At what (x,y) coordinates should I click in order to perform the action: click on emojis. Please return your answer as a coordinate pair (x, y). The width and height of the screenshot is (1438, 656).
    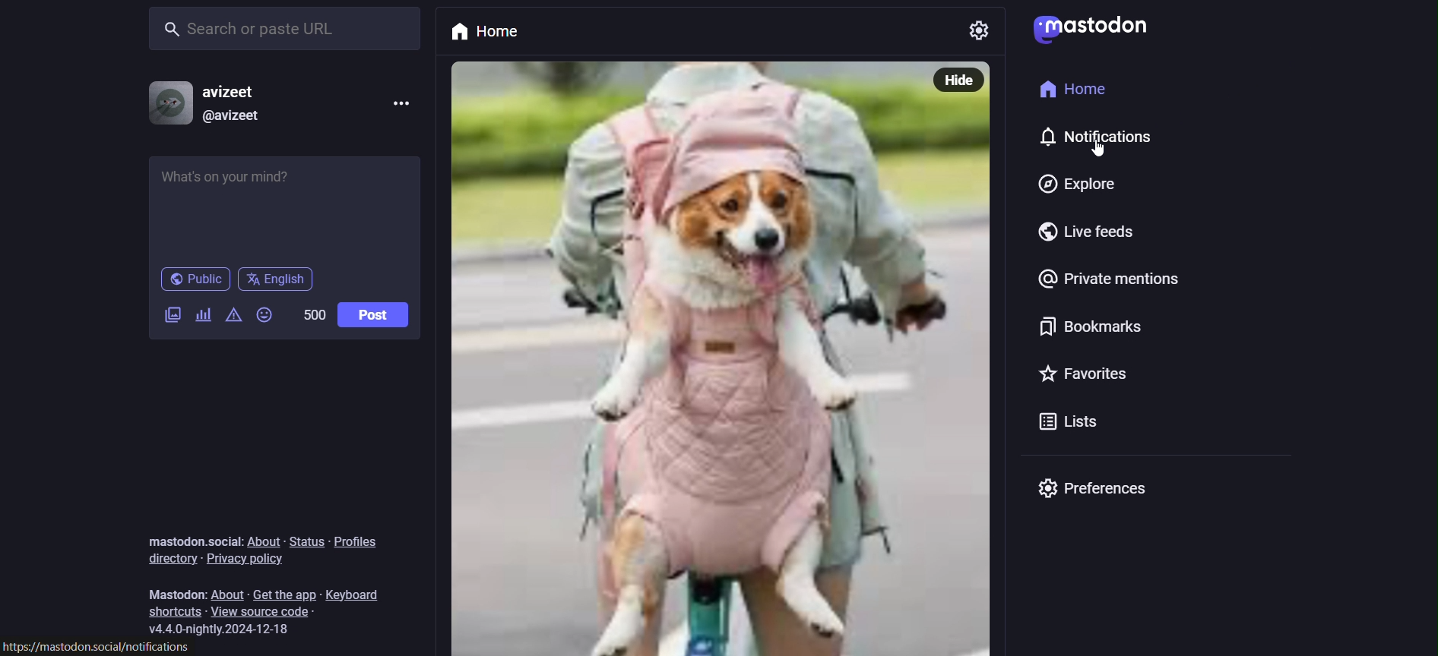
    Looking at the image, I should click on (266, 317).